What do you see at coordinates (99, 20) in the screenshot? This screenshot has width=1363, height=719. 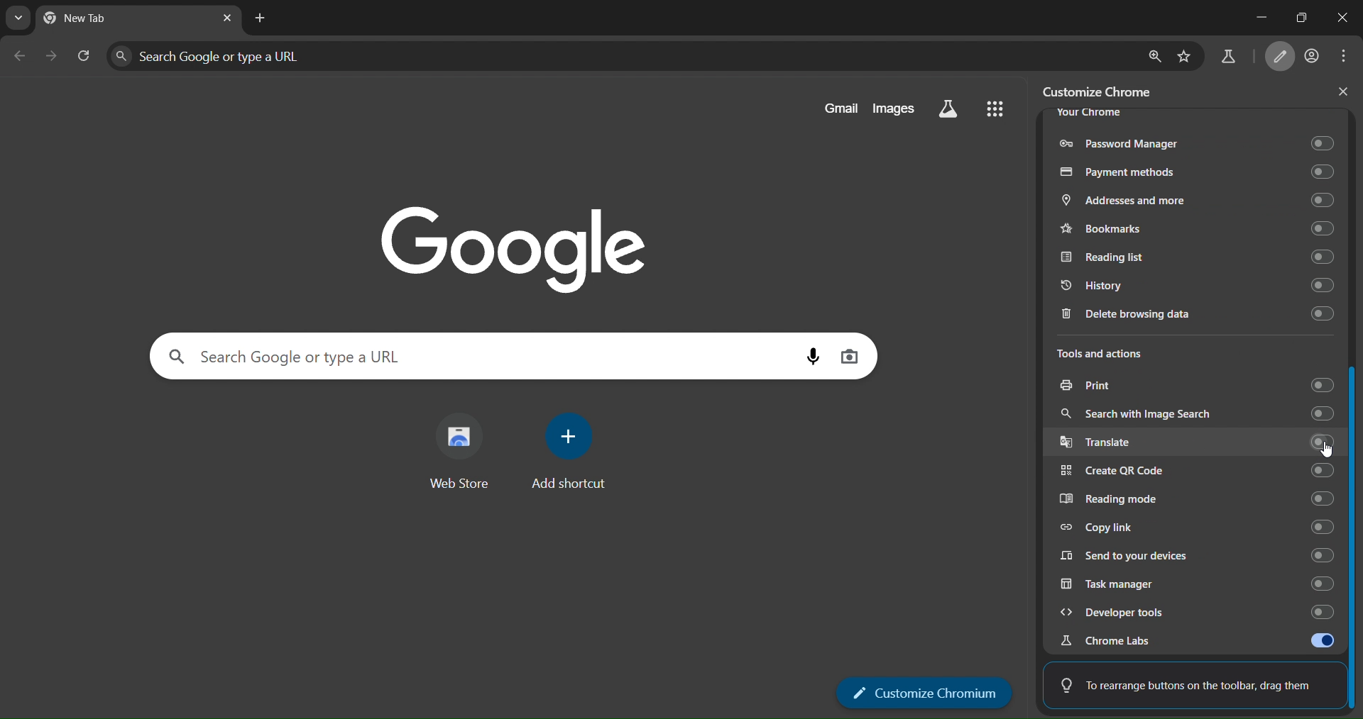 I see `current tab` at bounding box center [99, 20].